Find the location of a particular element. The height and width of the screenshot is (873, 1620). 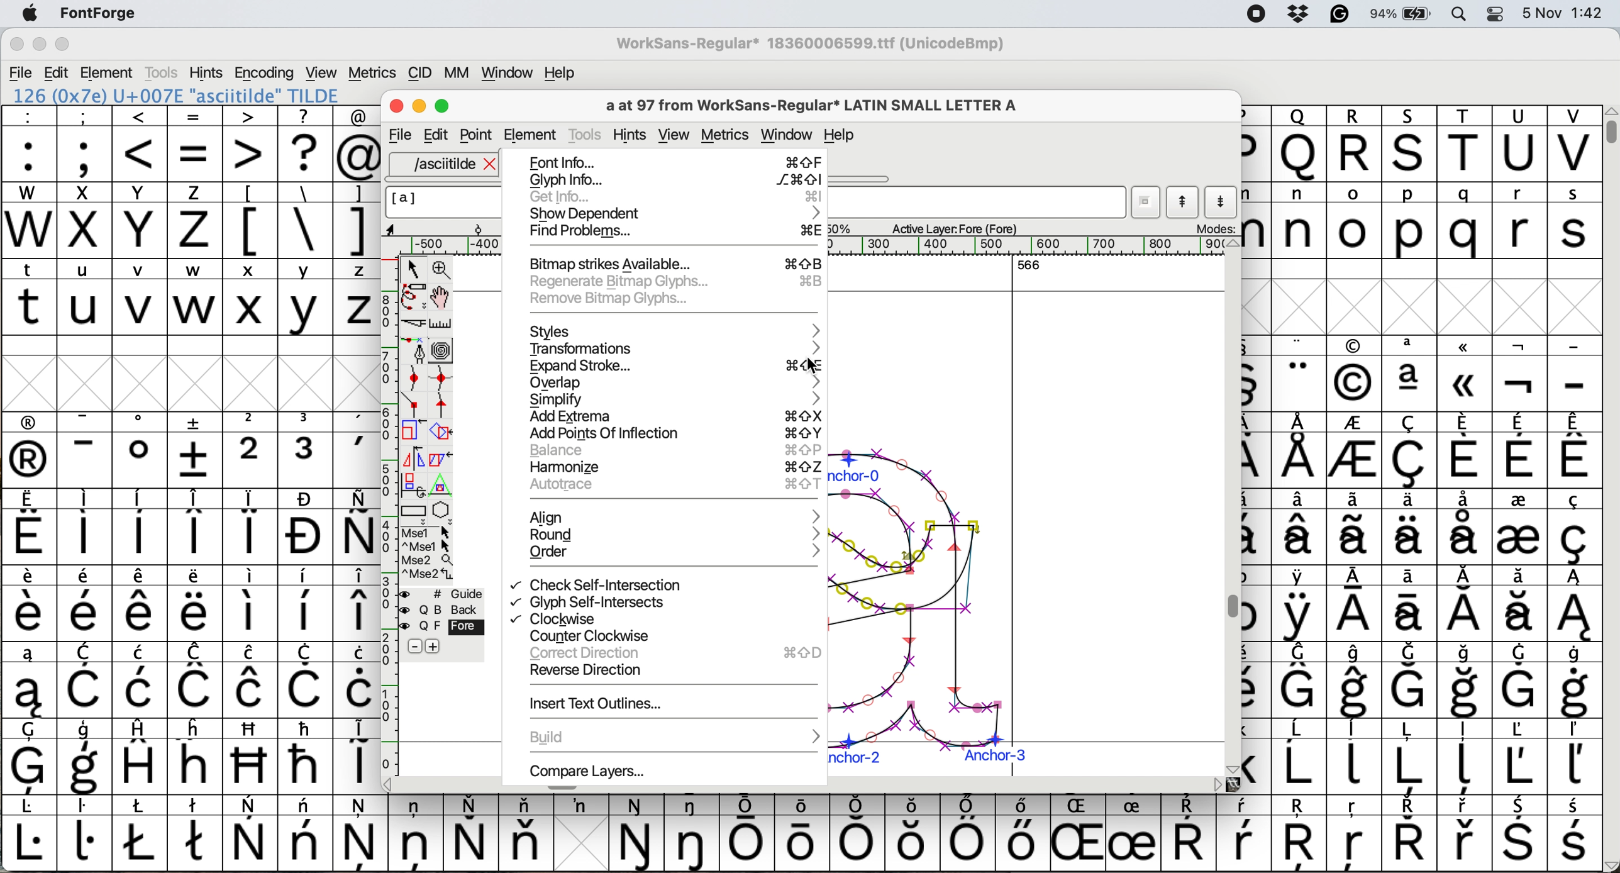

add points of inflection is located at coordinates (679, 435).